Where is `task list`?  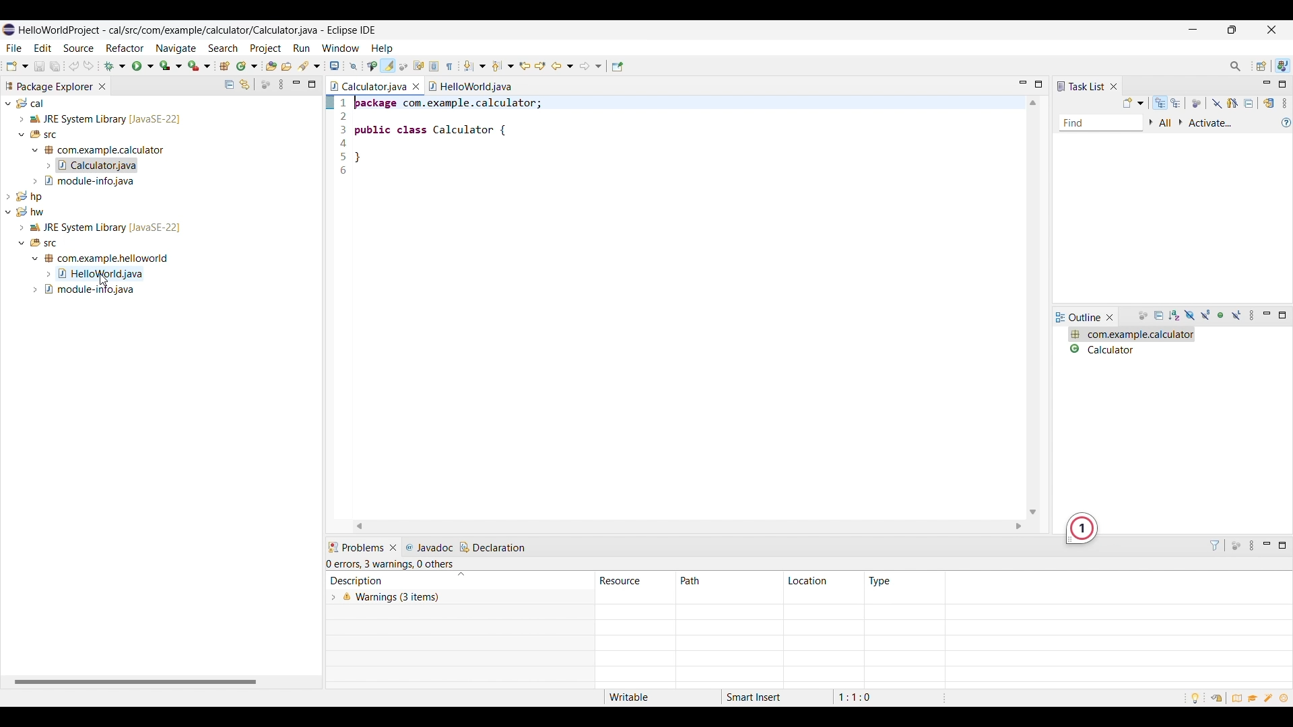
task list is located at coordinates (1081, 86).